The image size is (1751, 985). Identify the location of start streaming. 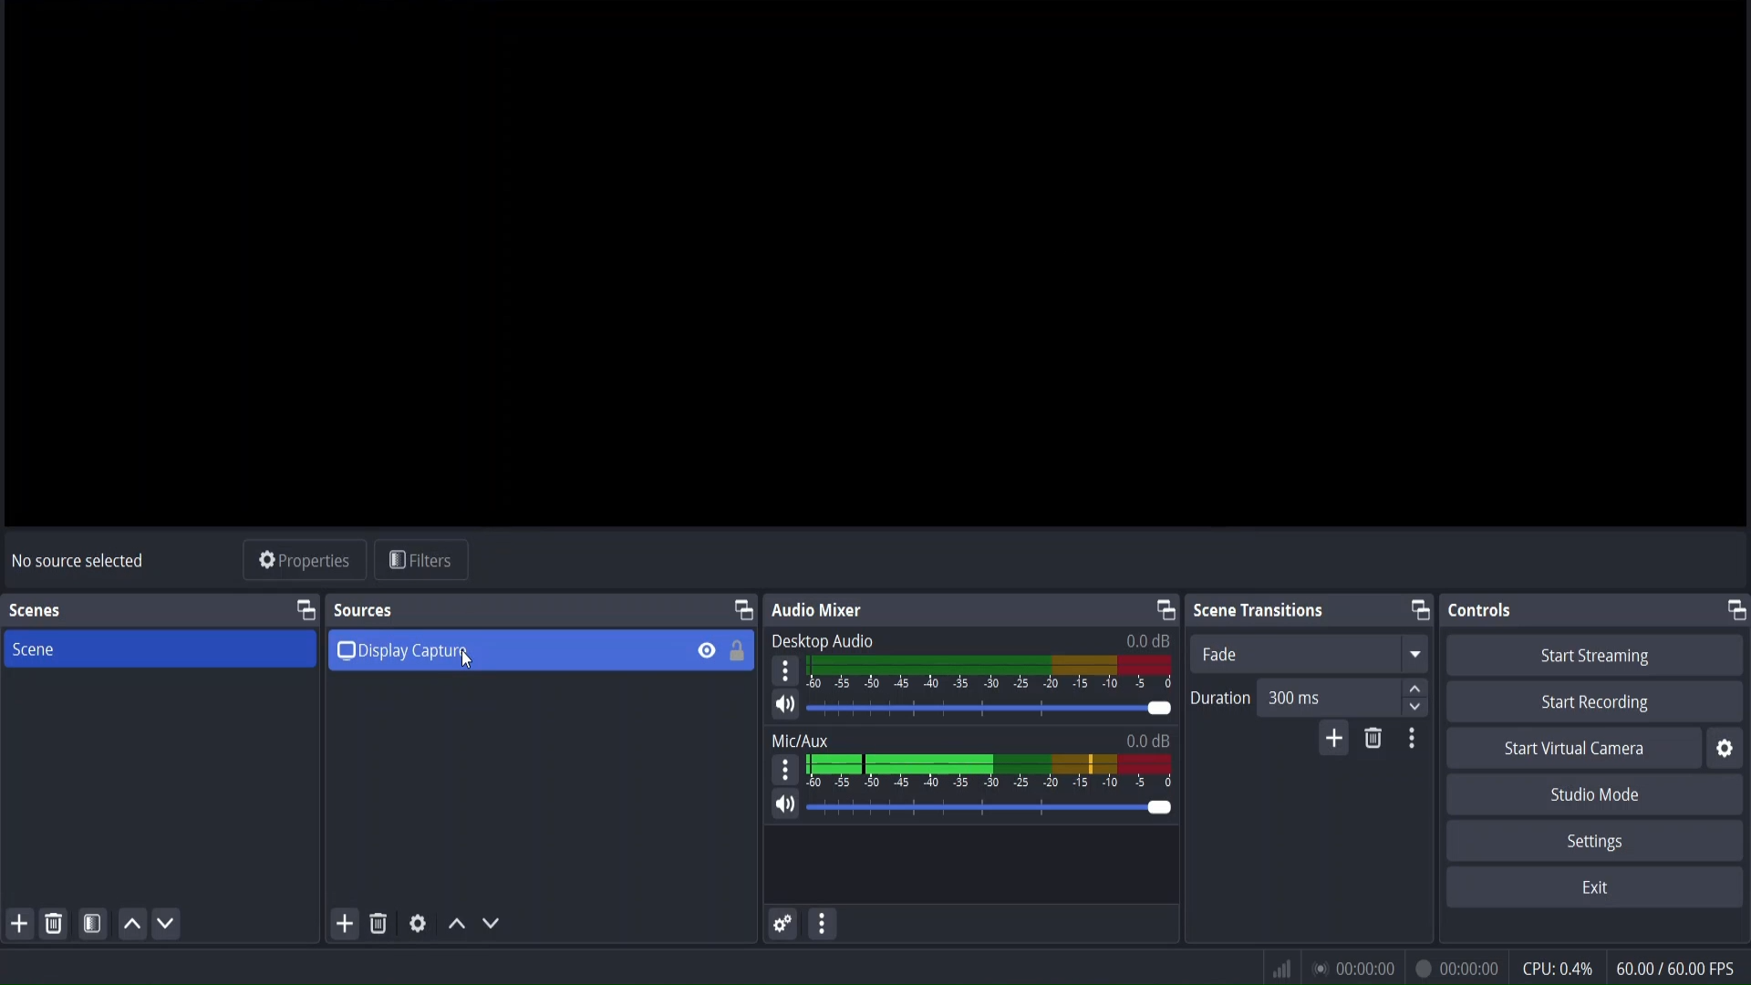
(1597, 656).